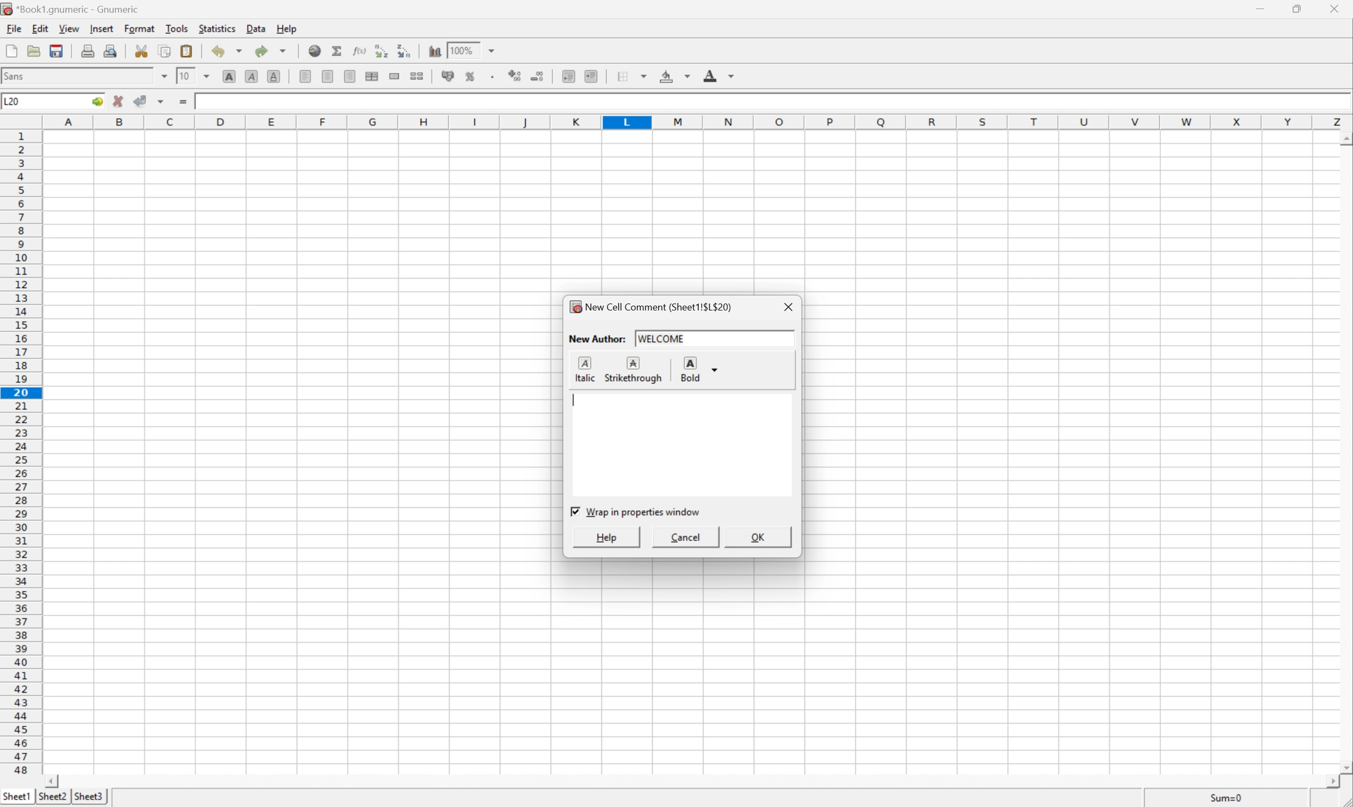 The width and height of the screenshot is (1353, 807). I want to click on Increase number of decimals displayed, so click(516, 76).